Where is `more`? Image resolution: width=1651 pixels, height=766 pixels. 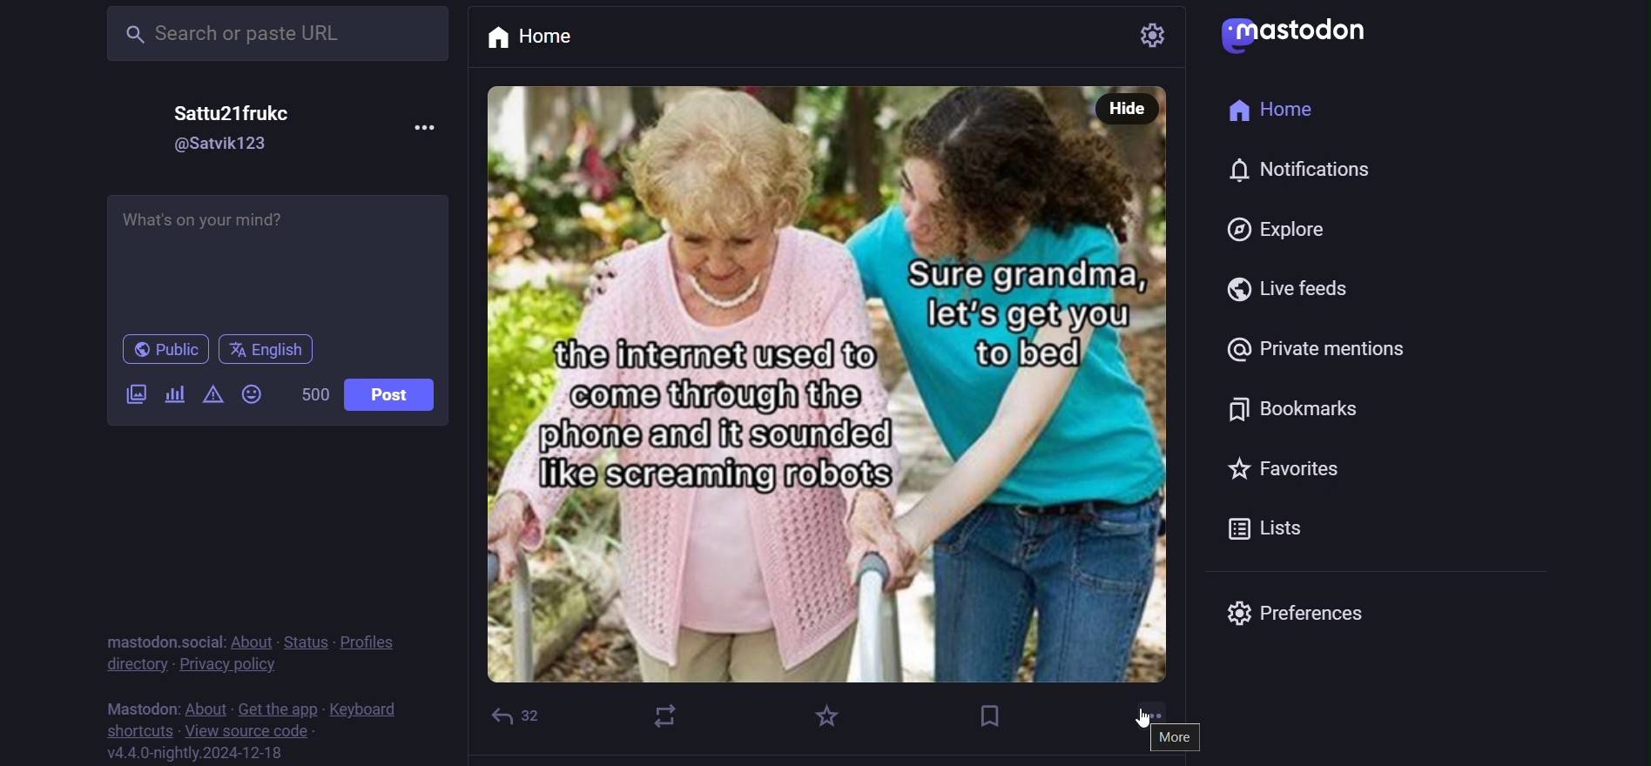
more is located at coordinates (429, 131).